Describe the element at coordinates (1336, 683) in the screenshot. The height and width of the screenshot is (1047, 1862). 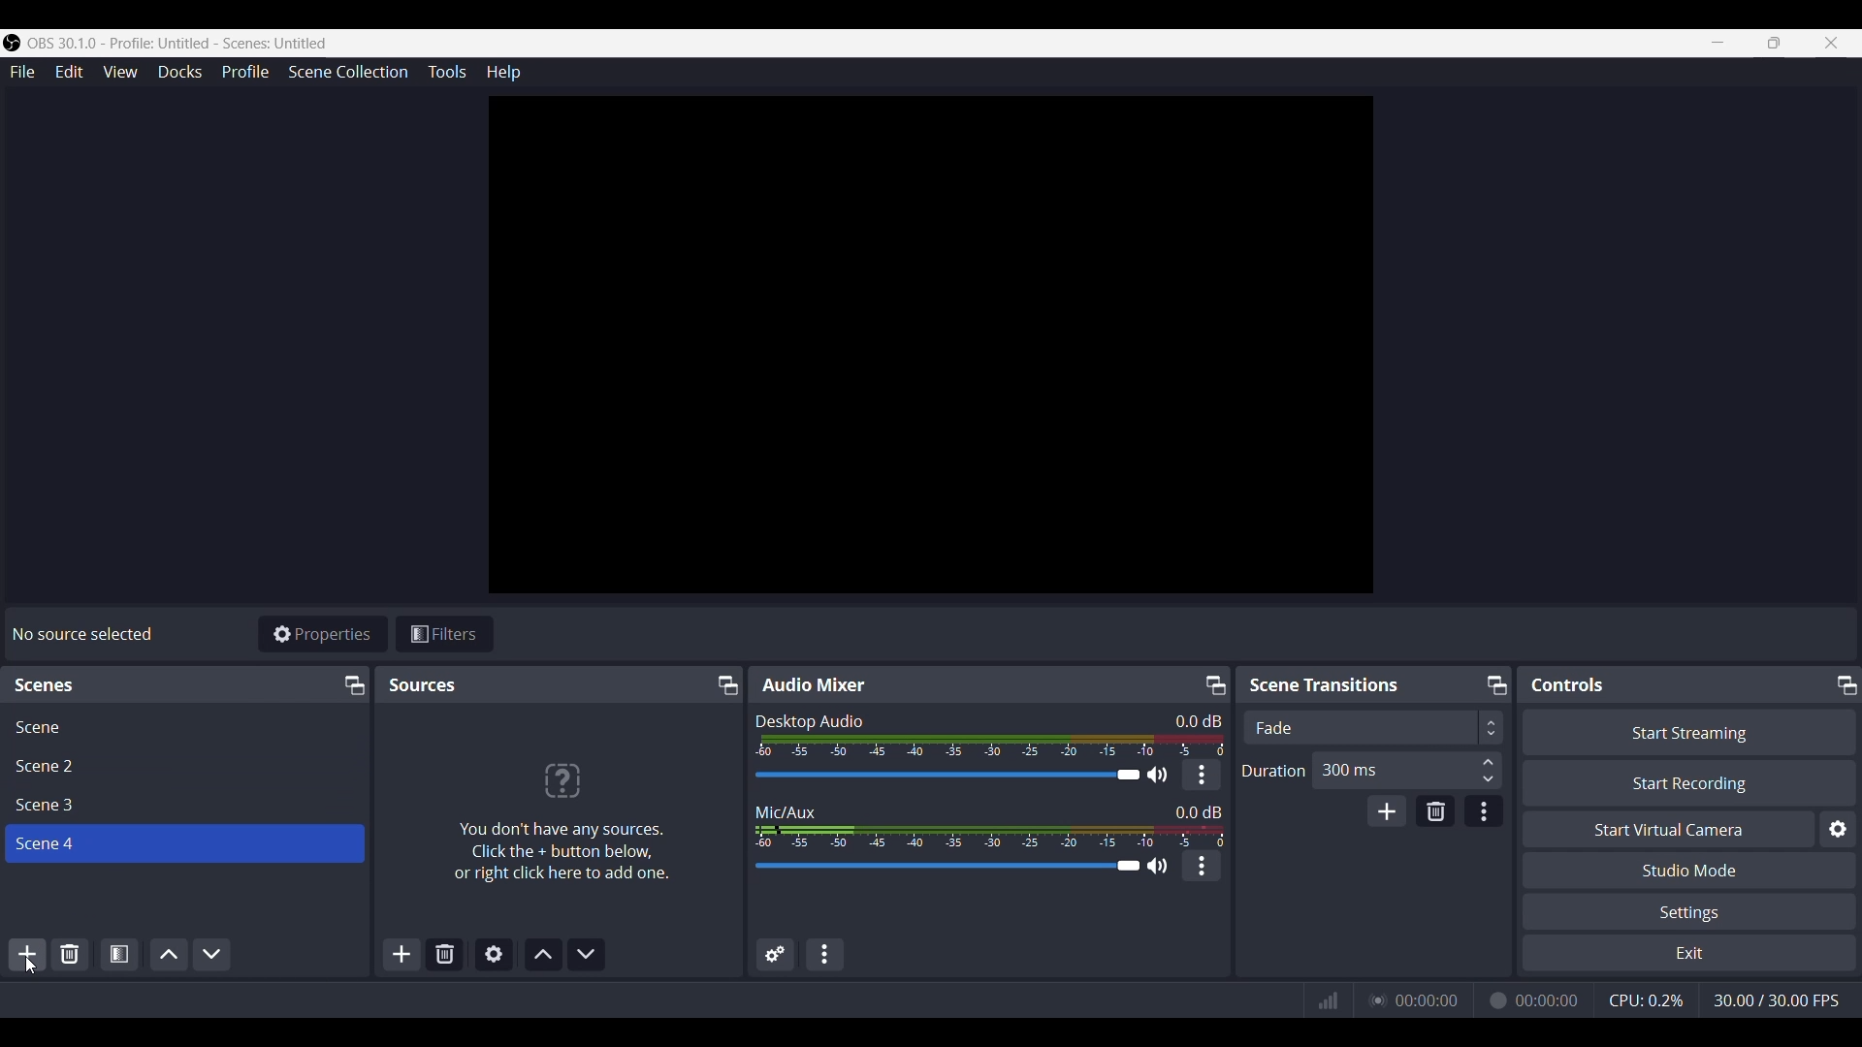
I see `Scene Transition` at that location.